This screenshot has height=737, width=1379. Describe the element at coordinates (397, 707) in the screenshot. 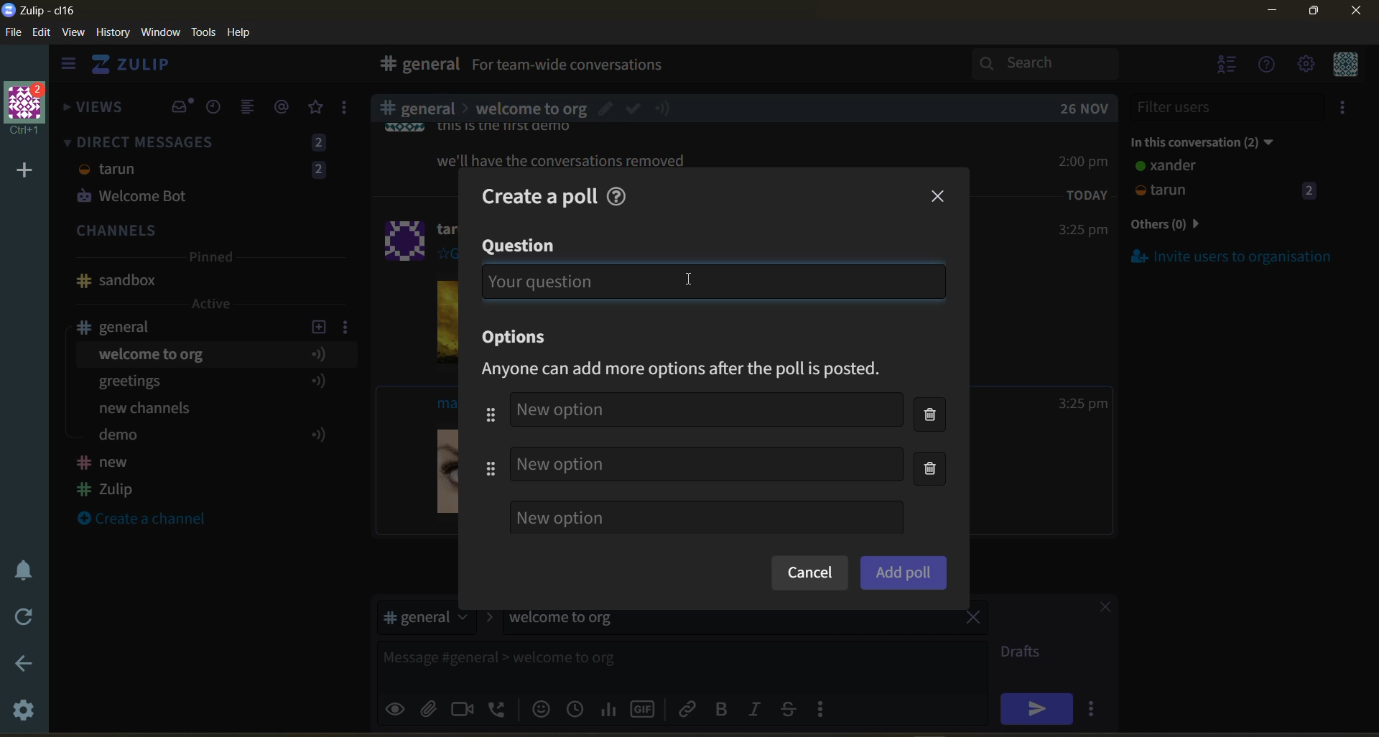

I see `preview` at that location.